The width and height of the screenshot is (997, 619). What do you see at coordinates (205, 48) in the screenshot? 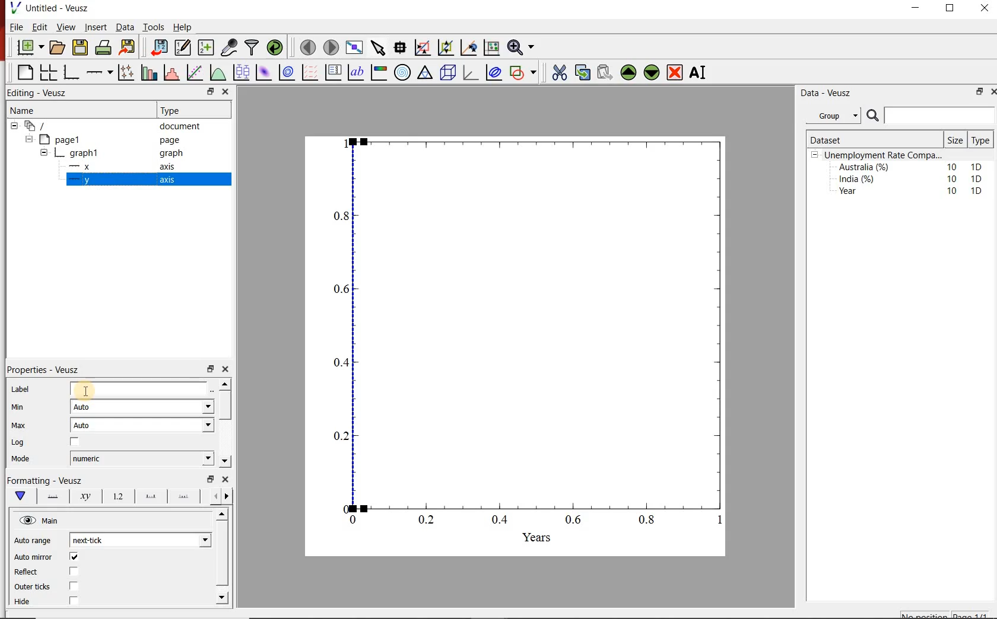
I see `create new datasets` at bounding box center [205, 48].